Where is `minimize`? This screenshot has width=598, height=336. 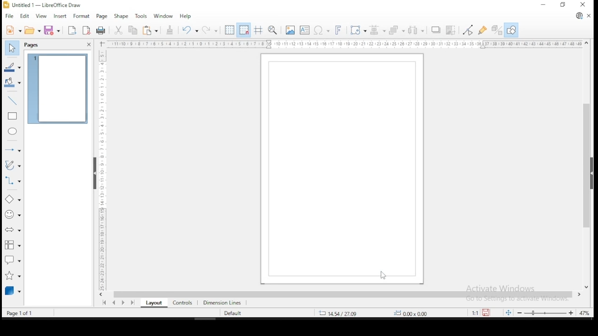
minimize is located at coordinates (543, 5).